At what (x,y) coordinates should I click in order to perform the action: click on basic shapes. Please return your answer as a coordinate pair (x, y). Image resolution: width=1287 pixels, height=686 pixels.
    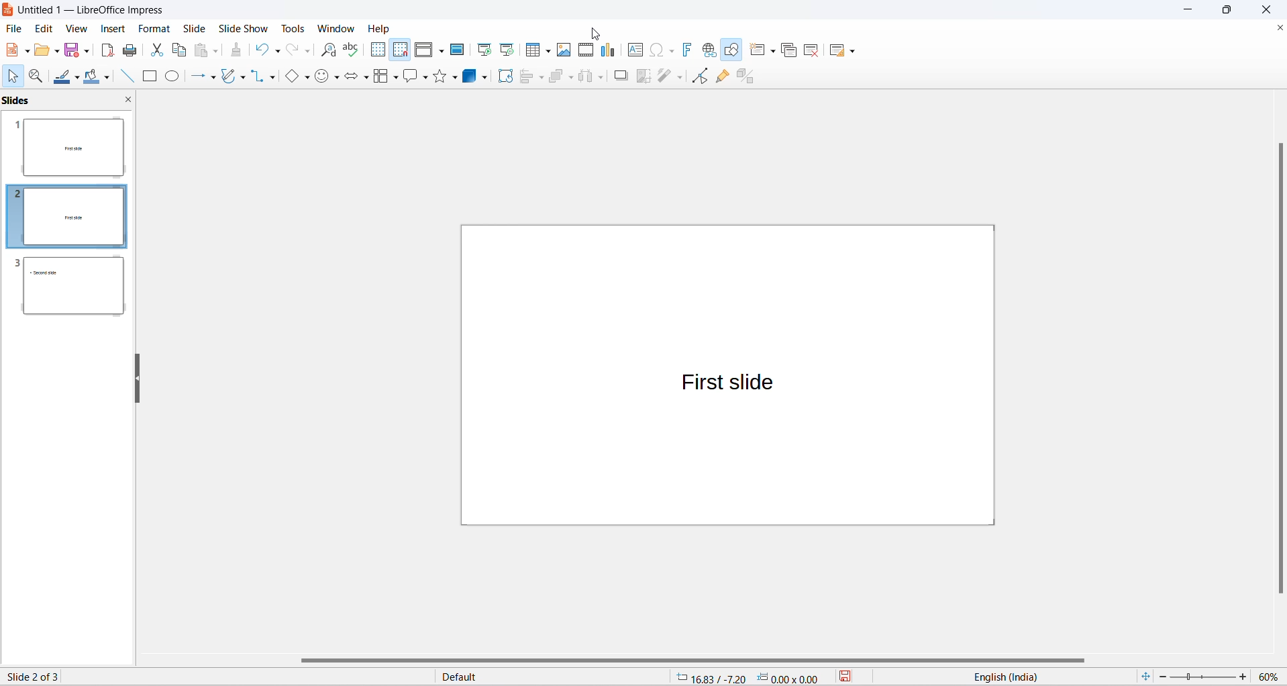
    Looking at the image, I should click on (290, 78).